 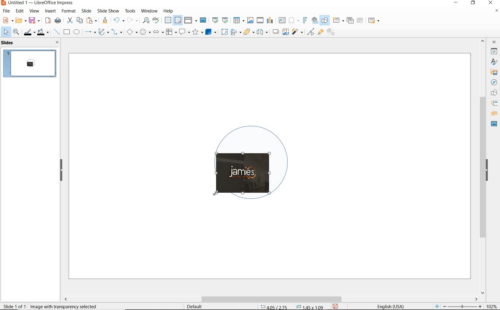 I want to click on close, so click(x=490, y=3).